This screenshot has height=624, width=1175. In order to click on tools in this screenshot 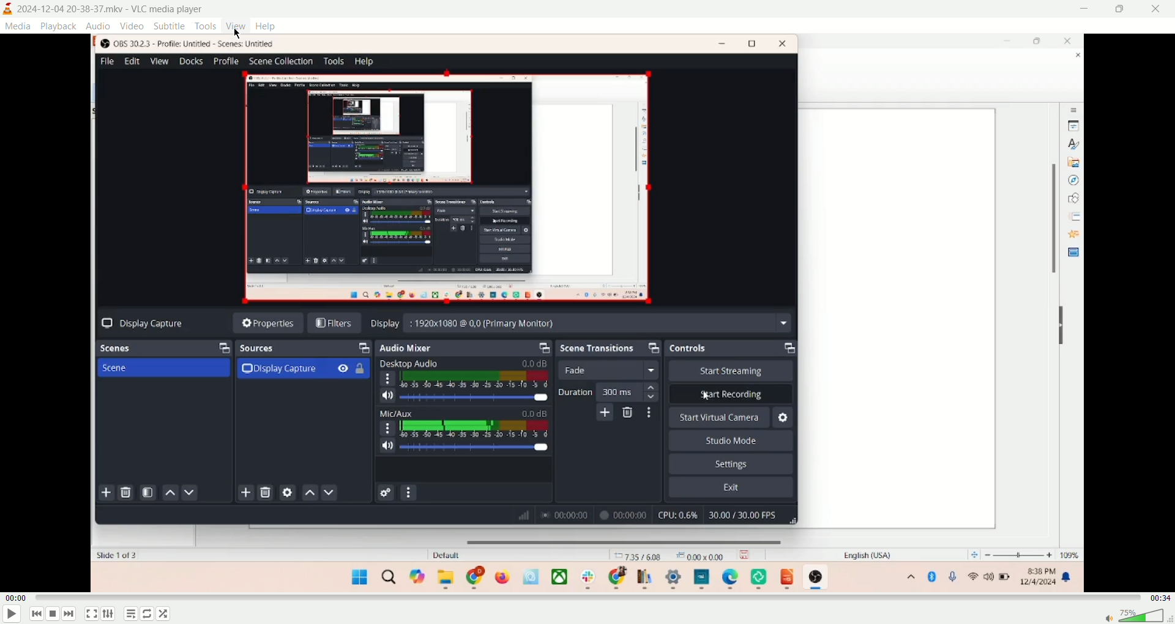, I will do `click(205, 26)`.